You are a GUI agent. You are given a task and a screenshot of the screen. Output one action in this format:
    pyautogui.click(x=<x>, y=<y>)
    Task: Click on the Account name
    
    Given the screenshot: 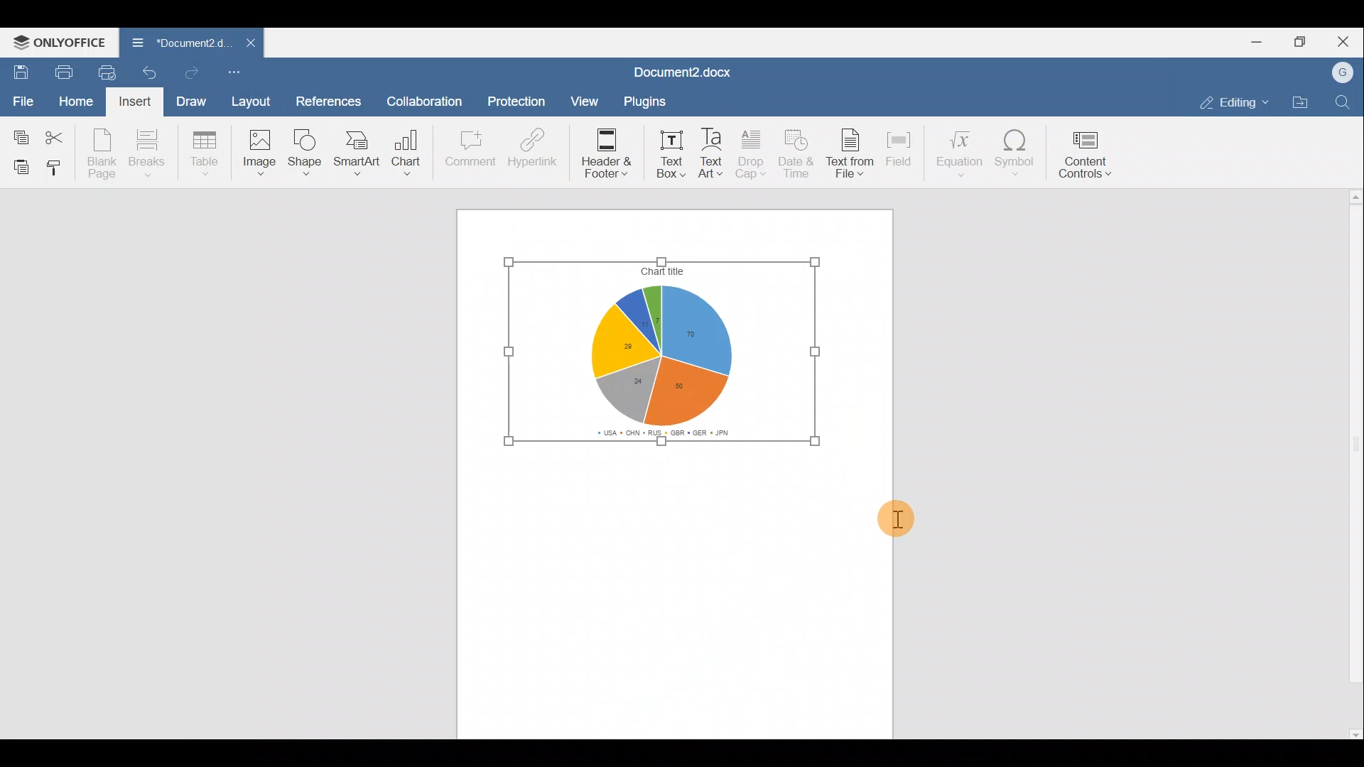 What is the action you would take?
    pyautogui.click(x=1343, y=73)
    